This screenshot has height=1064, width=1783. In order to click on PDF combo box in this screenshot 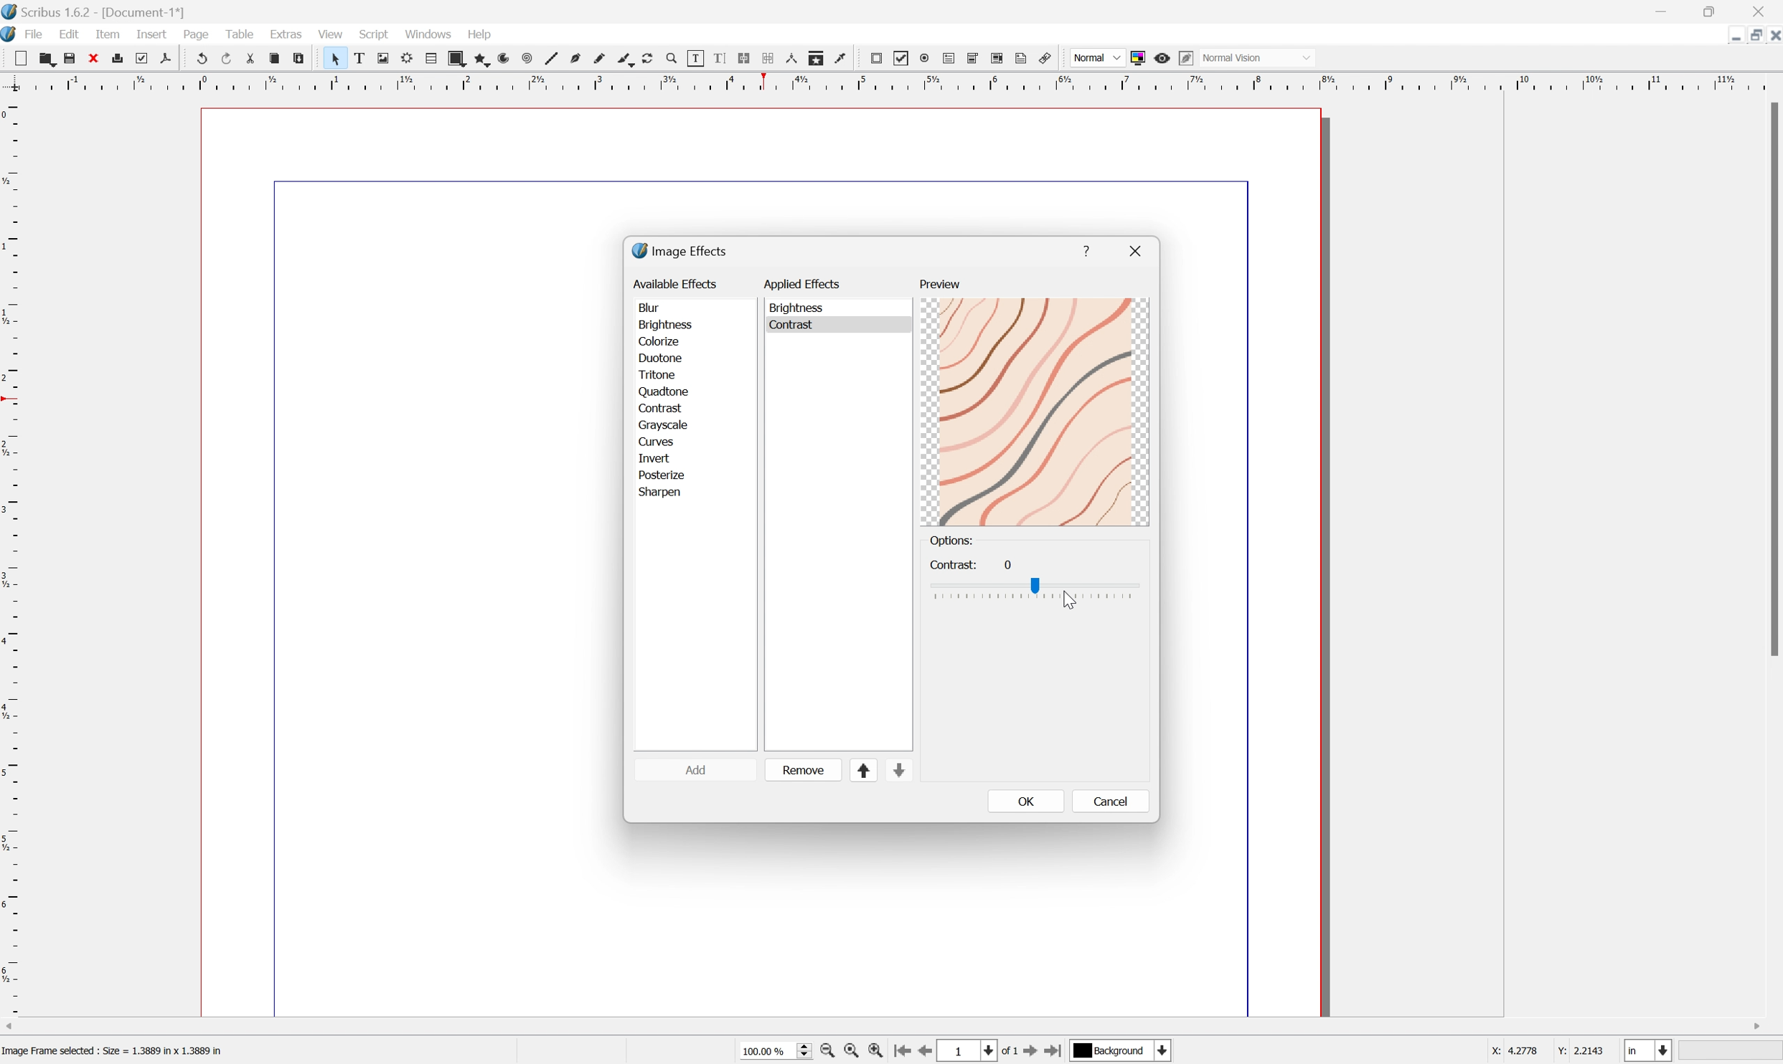, I will do `click(975, 60)`.